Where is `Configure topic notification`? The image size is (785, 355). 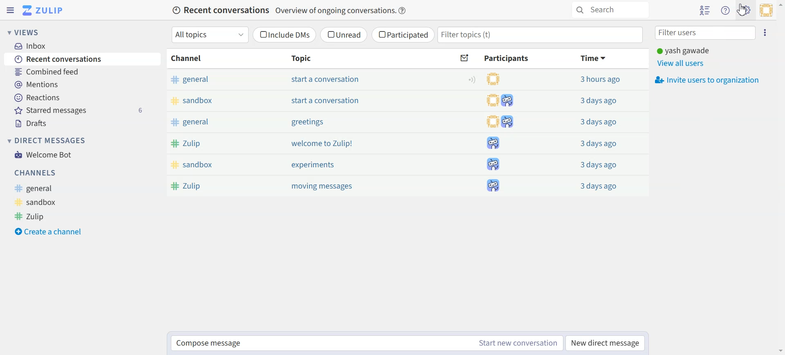
Configure topic notification is located at coordinates (472, 80).